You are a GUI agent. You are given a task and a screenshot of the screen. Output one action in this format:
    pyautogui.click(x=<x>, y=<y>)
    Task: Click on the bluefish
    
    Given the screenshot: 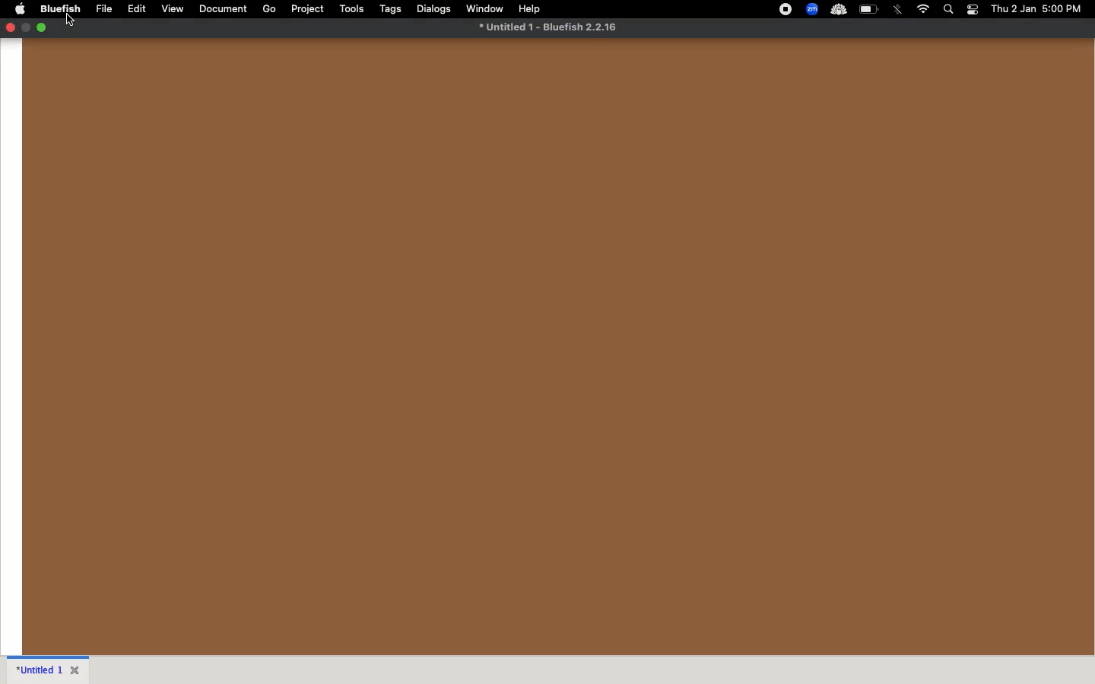 What is the action you would take?
    pyautogui.click(x=58, y=9)
    